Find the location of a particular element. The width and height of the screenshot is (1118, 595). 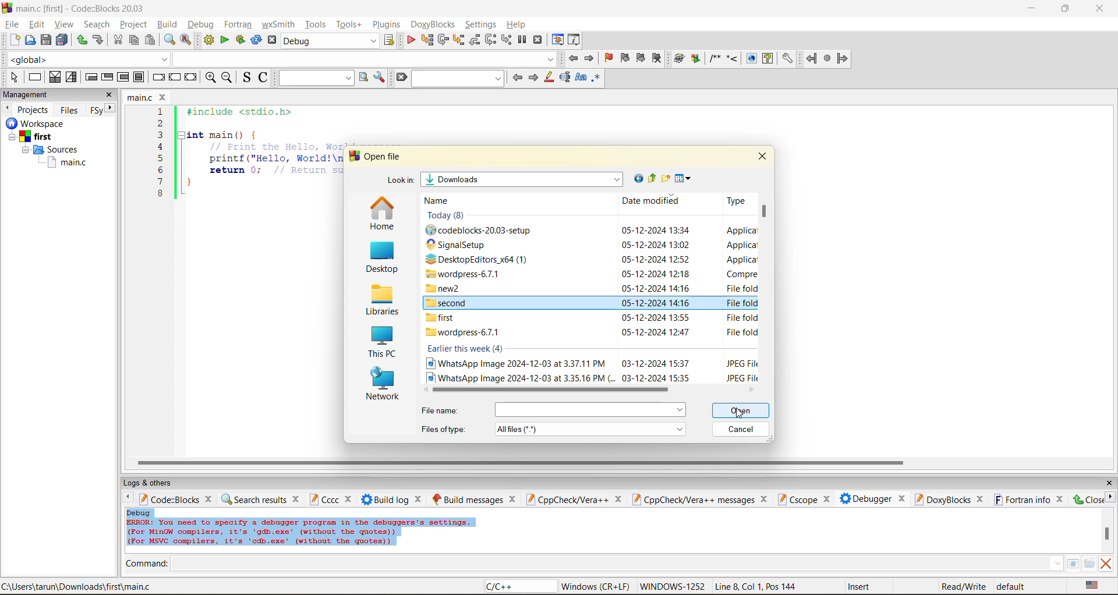

return 0 is located at coordinates (275, 170).